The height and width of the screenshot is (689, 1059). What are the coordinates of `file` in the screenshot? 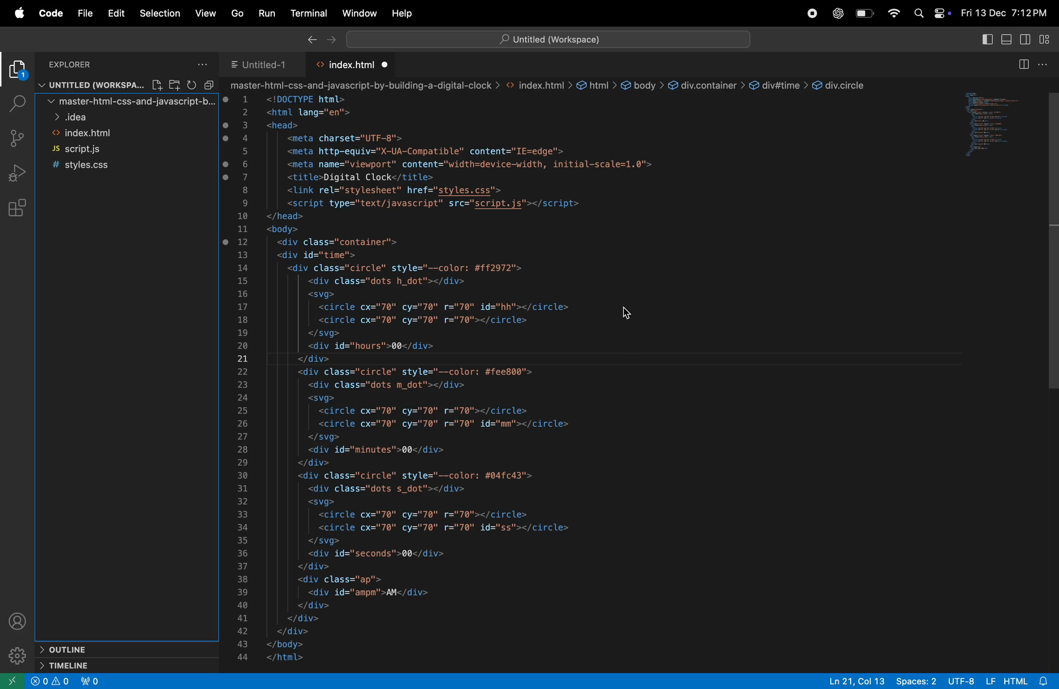 It's located at (174, 85).